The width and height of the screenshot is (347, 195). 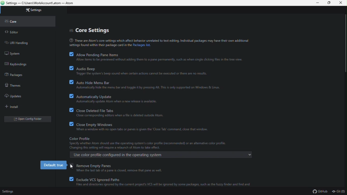 What do you see at coordinates (70, 110) in the screenshot?
I see `checkbox` at bounding box center [70, 110].